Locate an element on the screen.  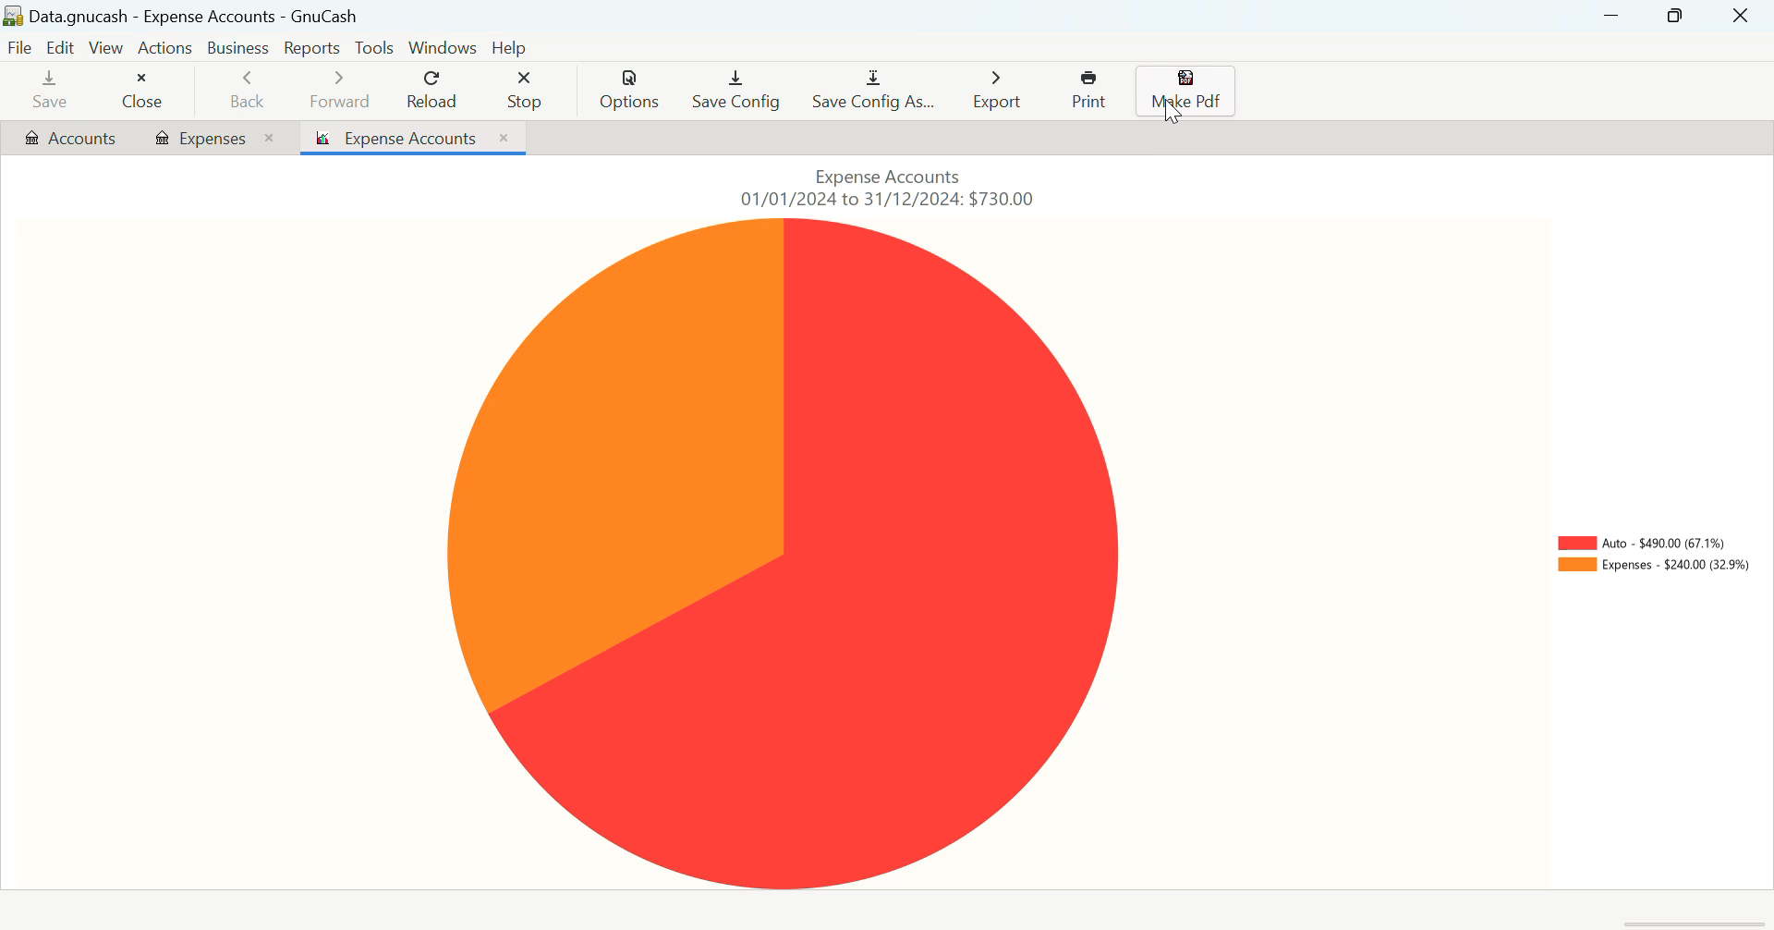
Piechart Key is located at coordinates (1653, 558).